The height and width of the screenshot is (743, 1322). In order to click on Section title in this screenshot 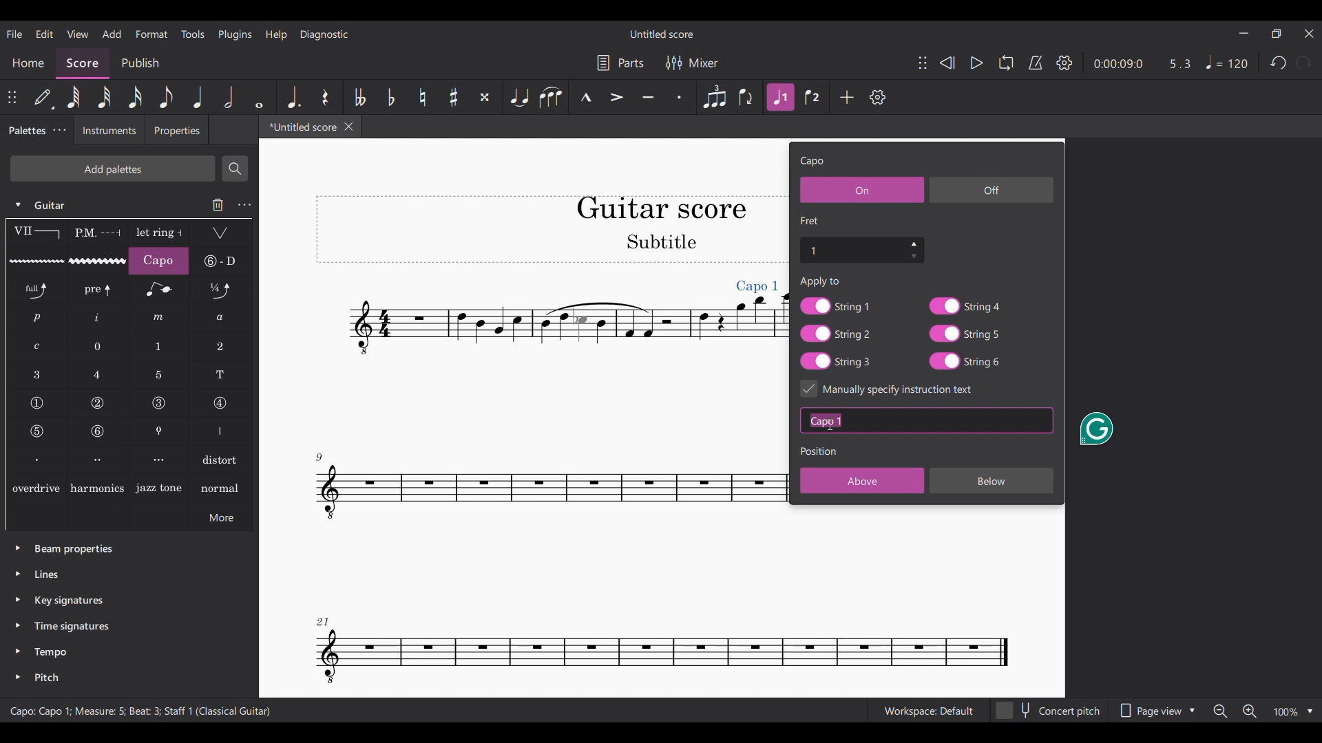, I will do `click(810, 220)`.